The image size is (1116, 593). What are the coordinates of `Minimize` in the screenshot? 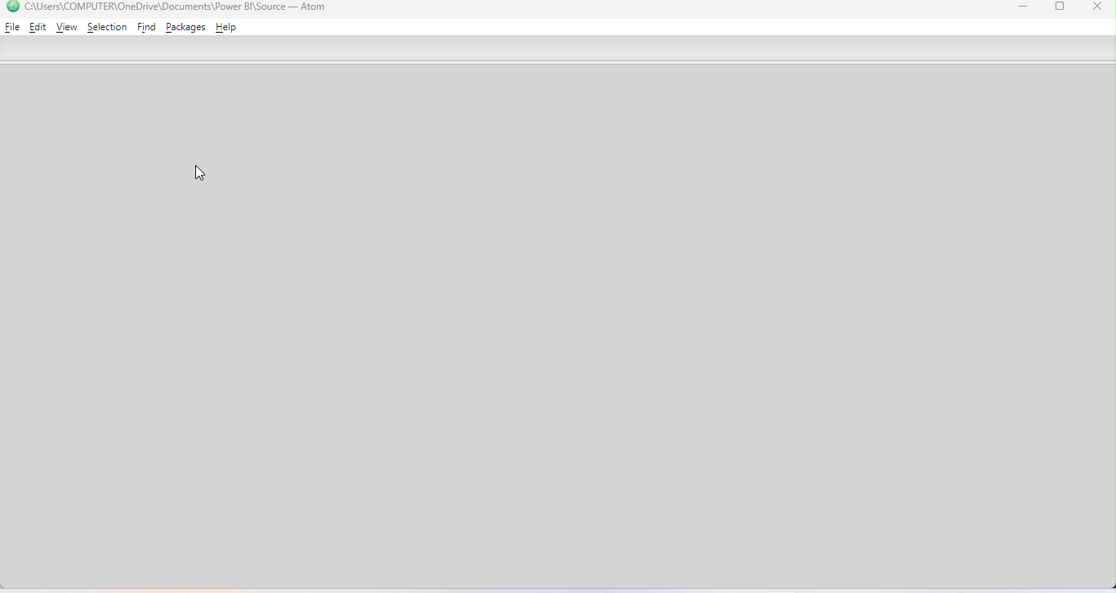 It's located at (1019, 9).